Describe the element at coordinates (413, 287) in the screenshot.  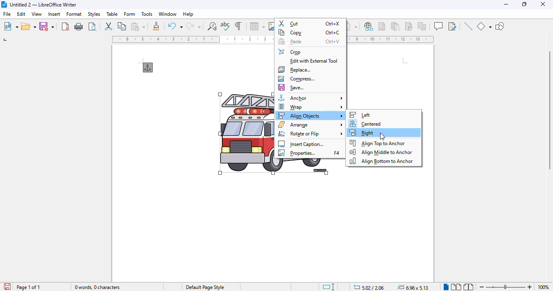
I see `width and height of object` at that location.